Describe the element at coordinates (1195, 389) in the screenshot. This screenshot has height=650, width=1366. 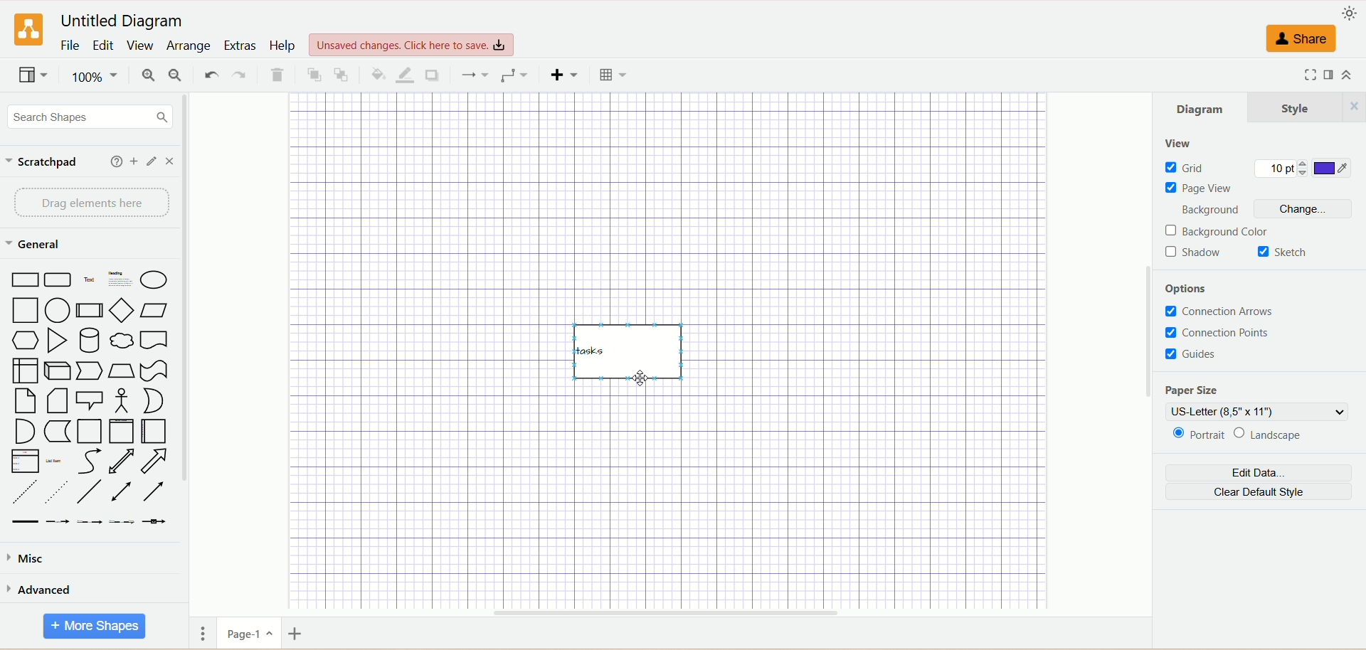
I see `paper size` at that location.